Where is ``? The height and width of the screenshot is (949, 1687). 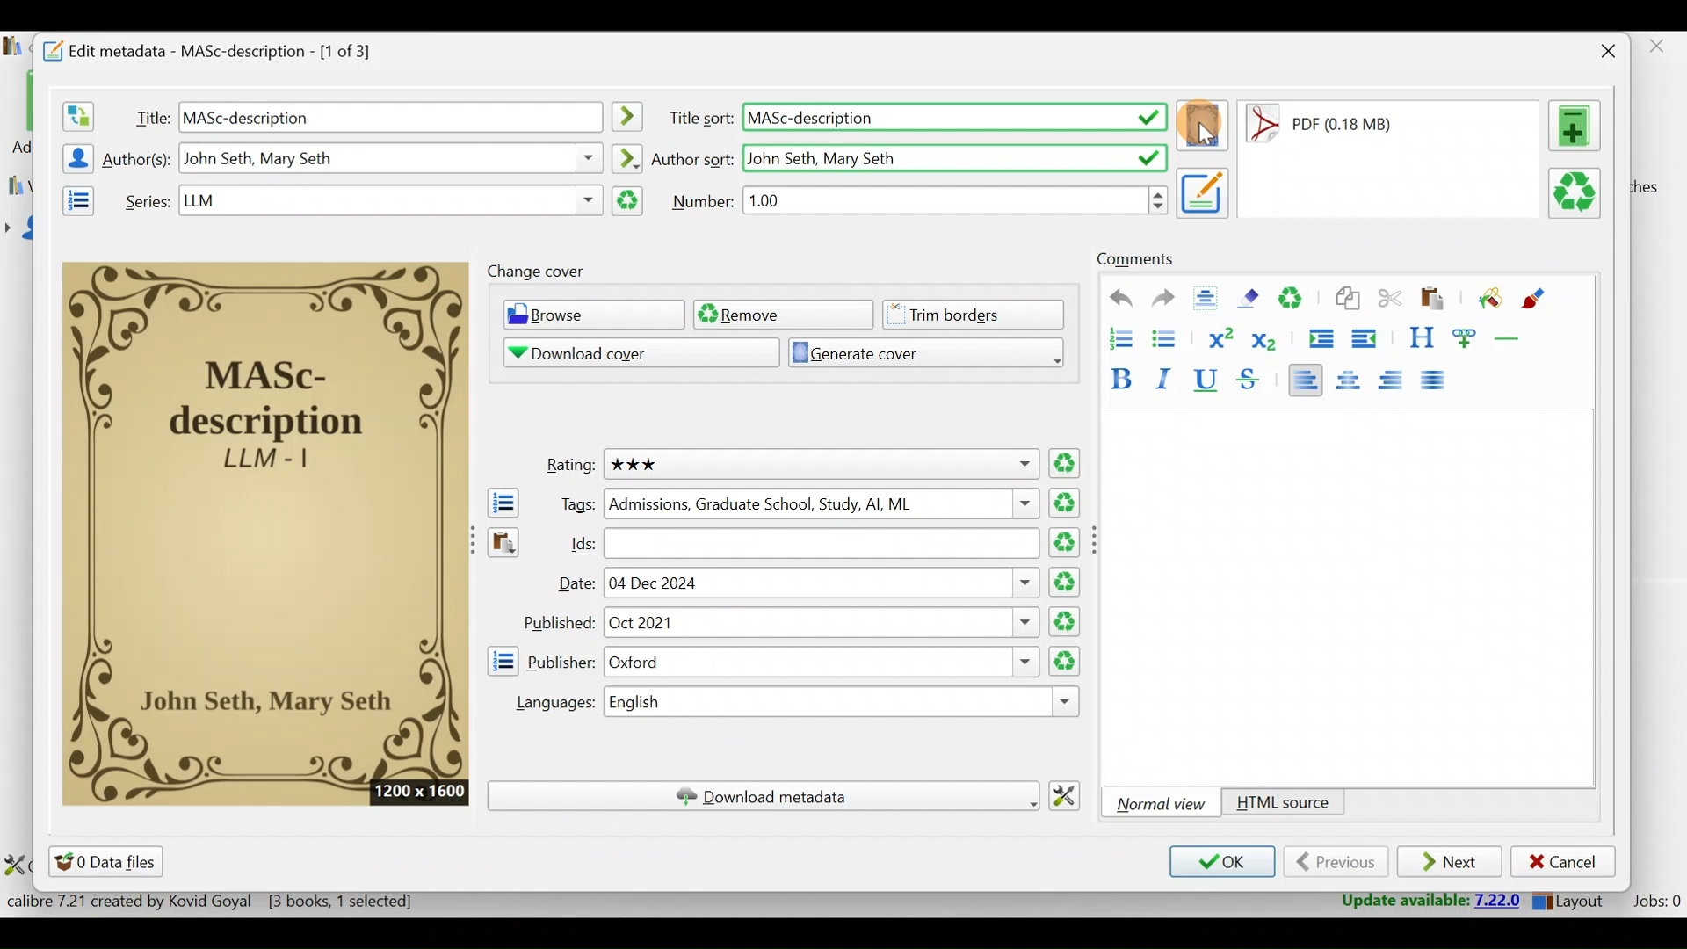  is located at coordinates (630, 117).